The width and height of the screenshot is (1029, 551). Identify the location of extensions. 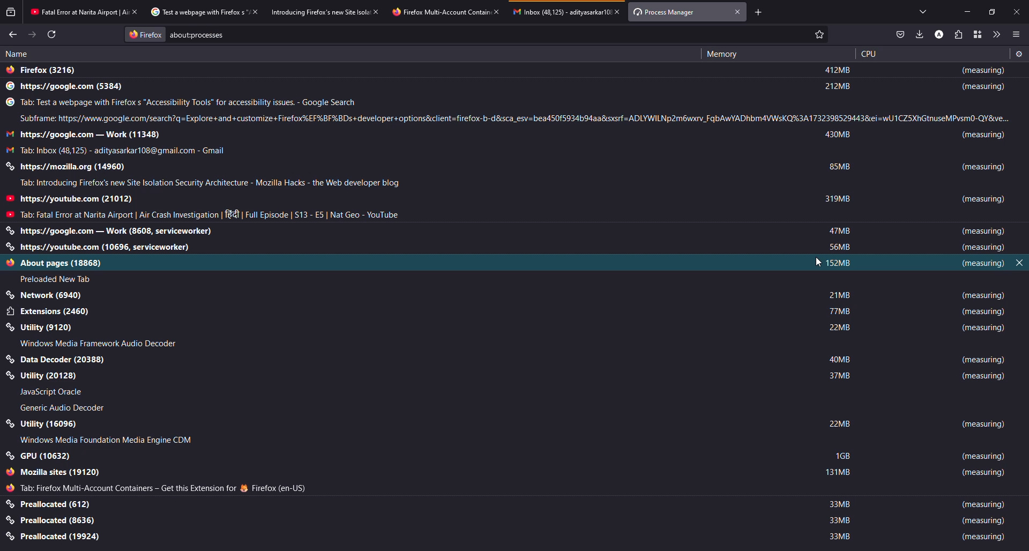
(959, 35).